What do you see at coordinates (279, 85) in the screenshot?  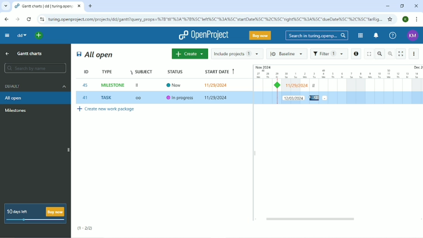 I see `Milestone` at bounding box center [279, 85].